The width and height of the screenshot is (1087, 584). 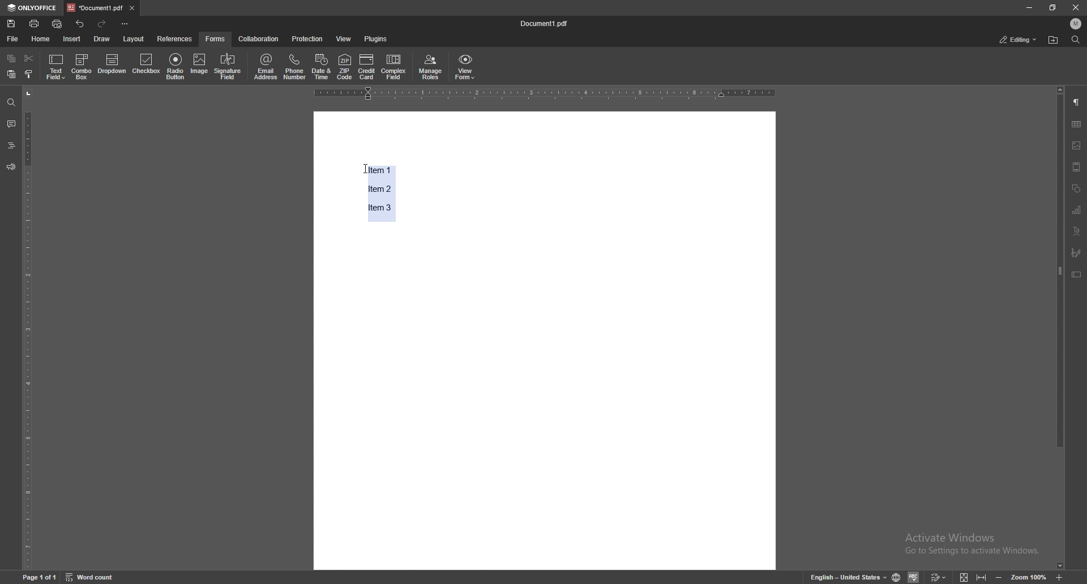 What do you see at coordinates (913, 577) in the screenshot?
I see `spell check` at bounding box center [913, 577].